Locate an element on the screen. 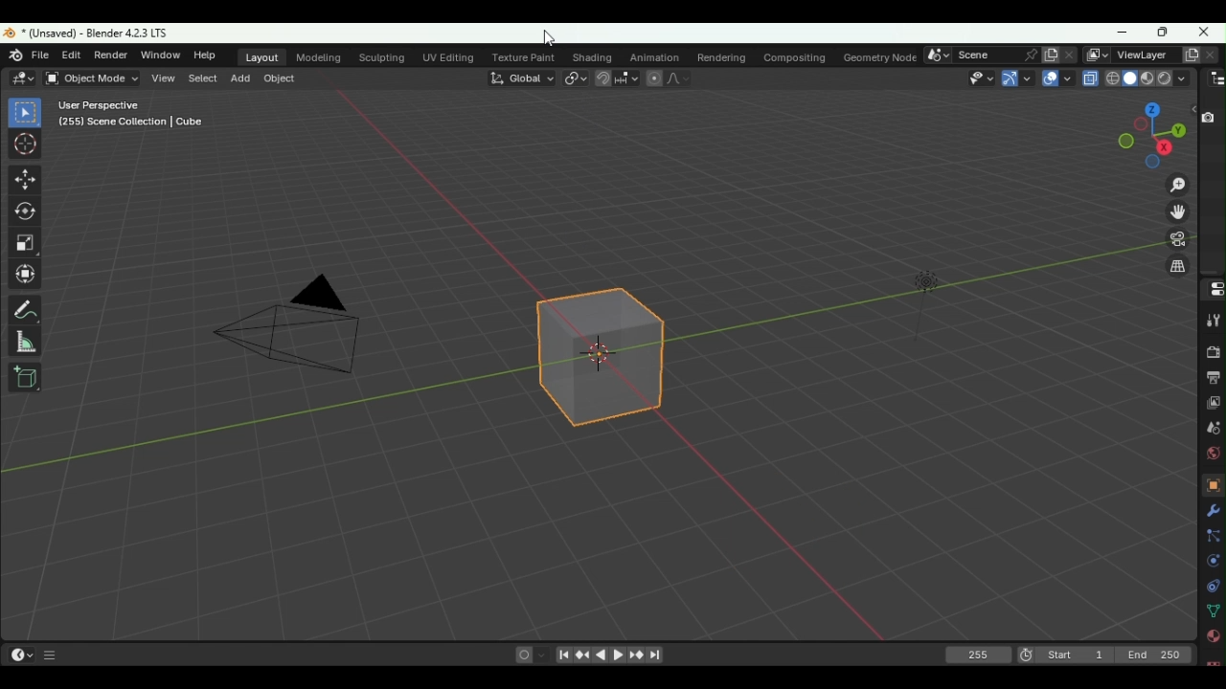  Rotate is located at coordinates (28, 212).